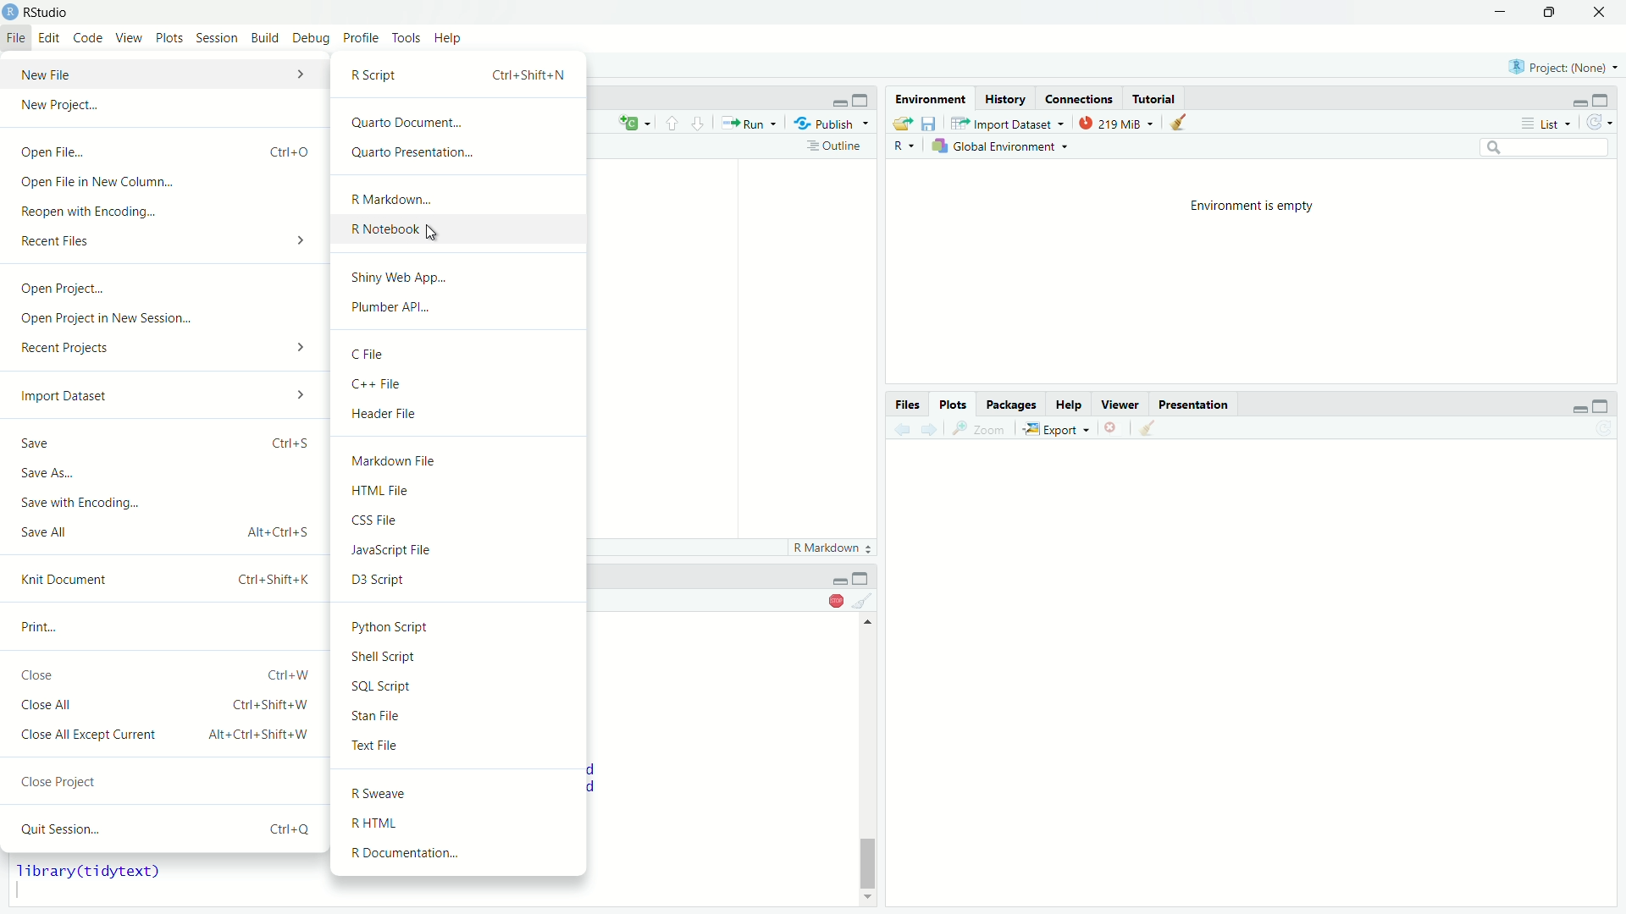 This screenshot has width=1626, height=914. I want to click on HTML File, so click(462, 487).